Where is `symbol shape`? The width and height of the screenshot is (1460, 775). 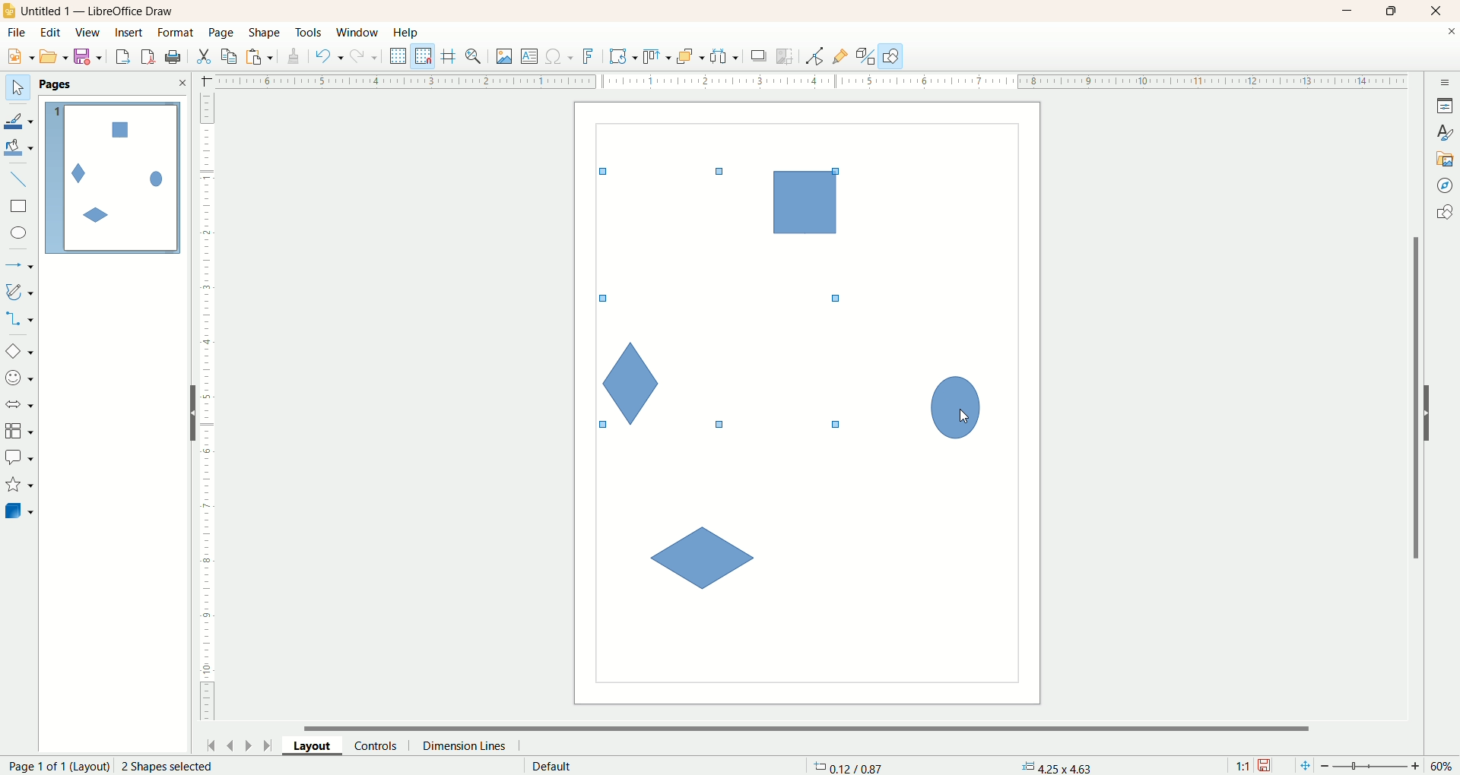 symbol shape is located at coordinates (21, 379).